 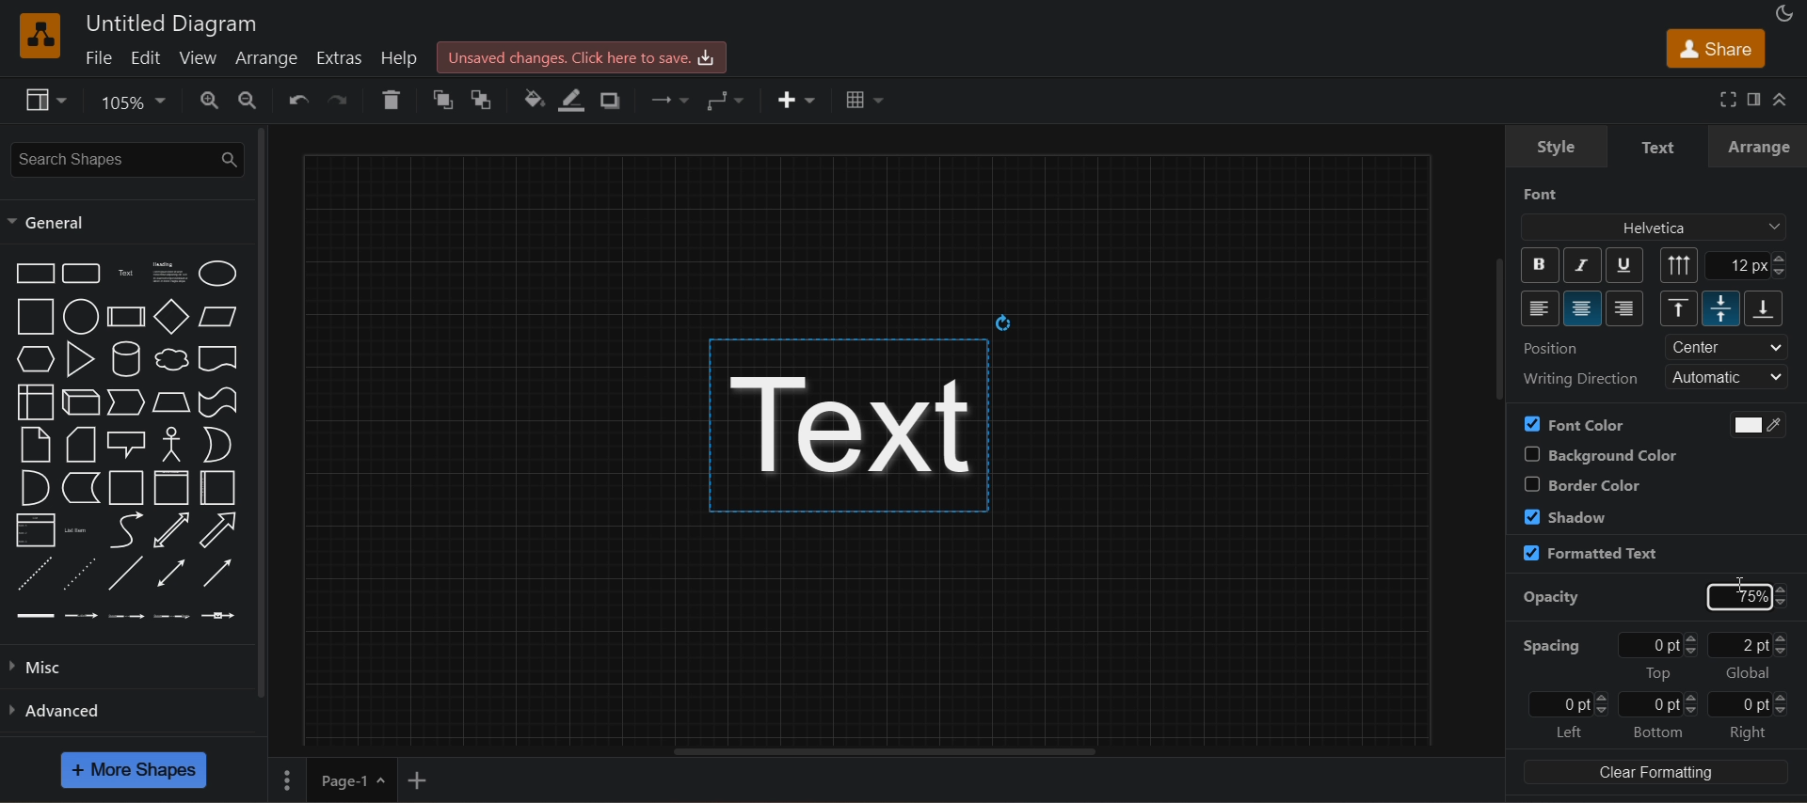 I want to click on 0 pt, so click(x=1568, y=704).